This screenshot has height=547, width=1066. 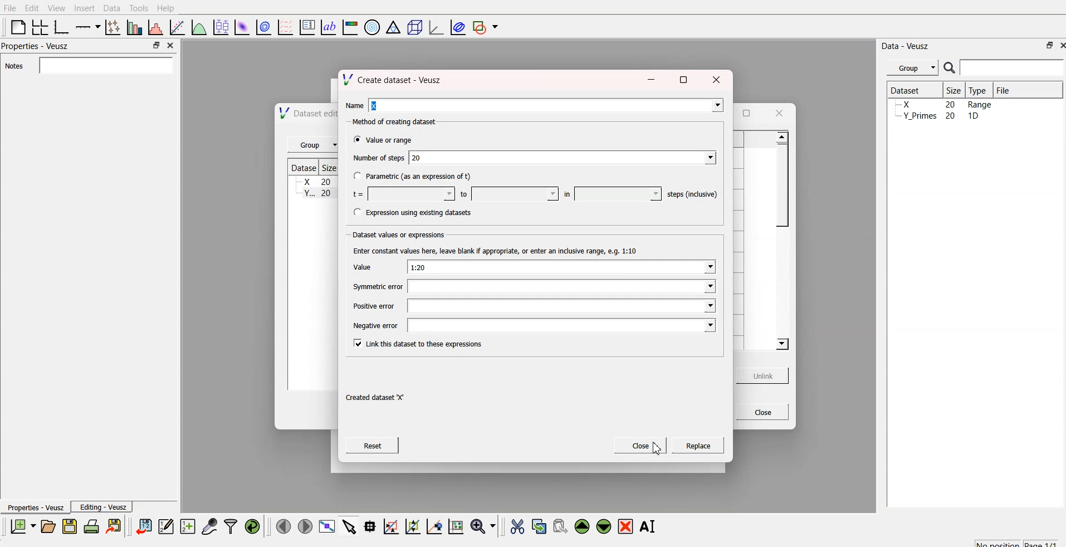 I want to click on Numberof steps [0, so click(x=536, y=157).